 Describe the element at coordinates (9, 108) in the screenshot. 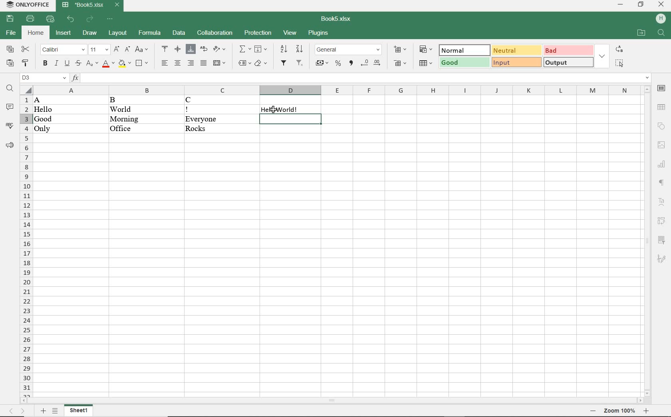

I see `COMMENTS` at that location.